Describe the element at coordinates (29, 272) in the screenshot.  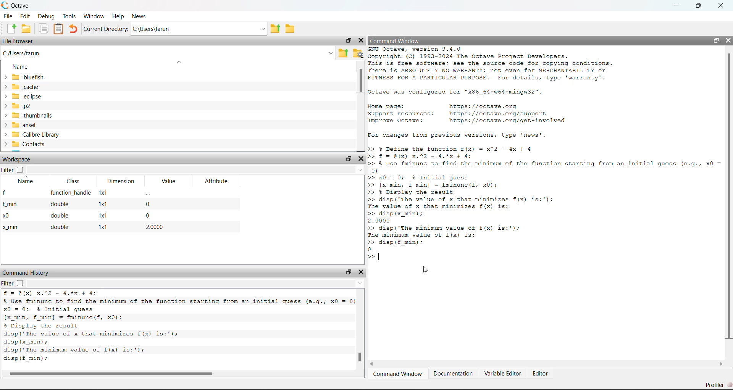
I see `Command History` at that location.